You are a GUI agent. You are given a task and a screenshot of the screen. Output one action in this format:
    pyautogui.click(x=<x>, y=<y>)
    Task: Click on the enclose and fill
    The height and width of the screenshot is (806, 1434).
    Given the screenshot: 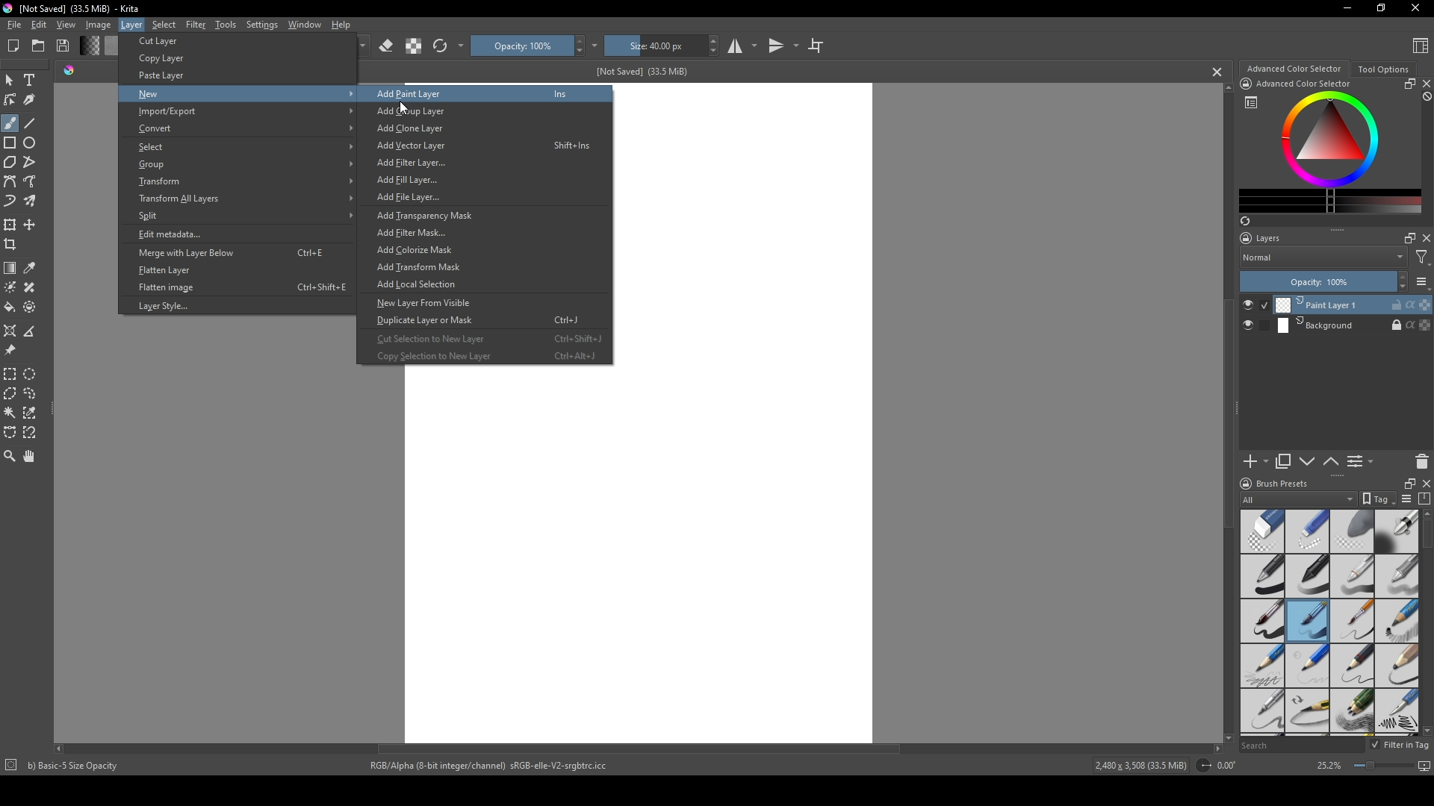 What is the action you would take?
    pyautogui.click(x=31, y=307)
    